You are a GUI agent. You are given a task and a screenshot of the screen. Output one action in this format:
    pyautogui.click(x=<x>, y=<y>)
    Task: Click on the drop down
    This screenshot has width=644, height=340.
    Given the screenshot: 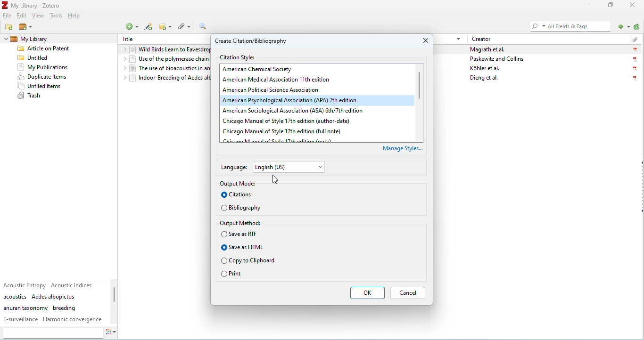 What is the action you would take?
    pyautogui.click(x=124, y=67)
    